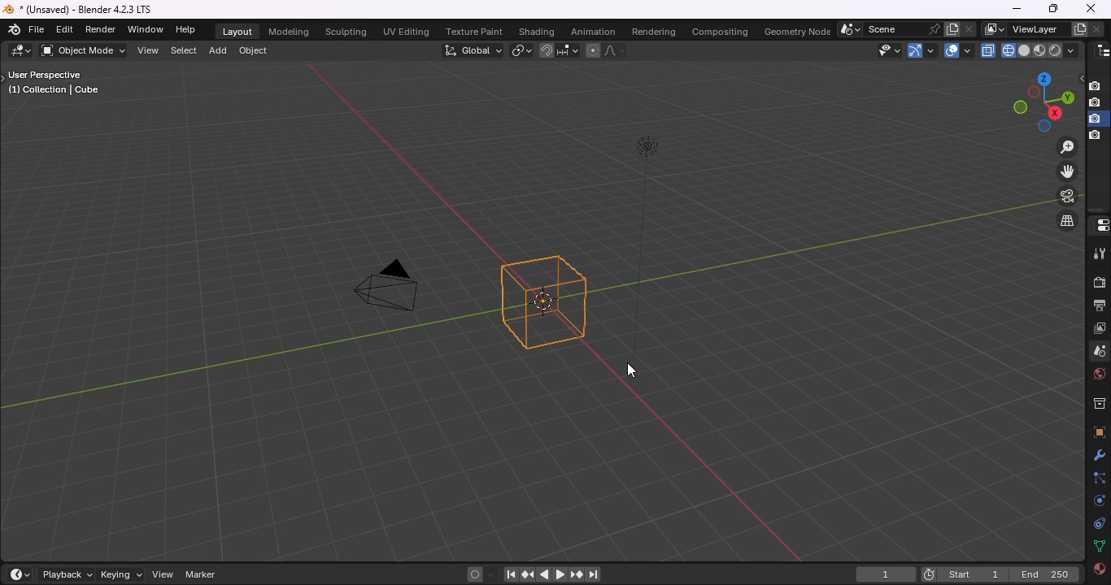 The width and height of the screenshot is (1111, 585). I want to click on jump to endpoint, so click(595, 575).